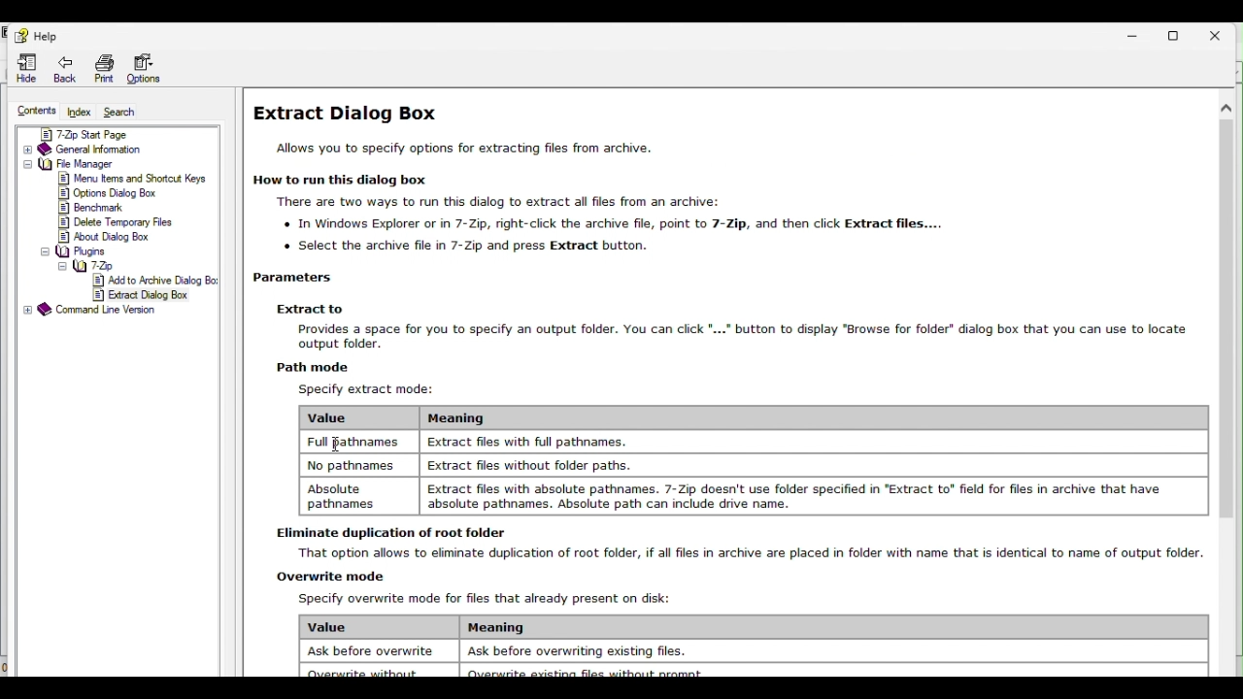 The width and height of the screenshot is (1243, 699). Describe the element at coordinates (376, 652) in the screenshot. I see `ask before` at that location.